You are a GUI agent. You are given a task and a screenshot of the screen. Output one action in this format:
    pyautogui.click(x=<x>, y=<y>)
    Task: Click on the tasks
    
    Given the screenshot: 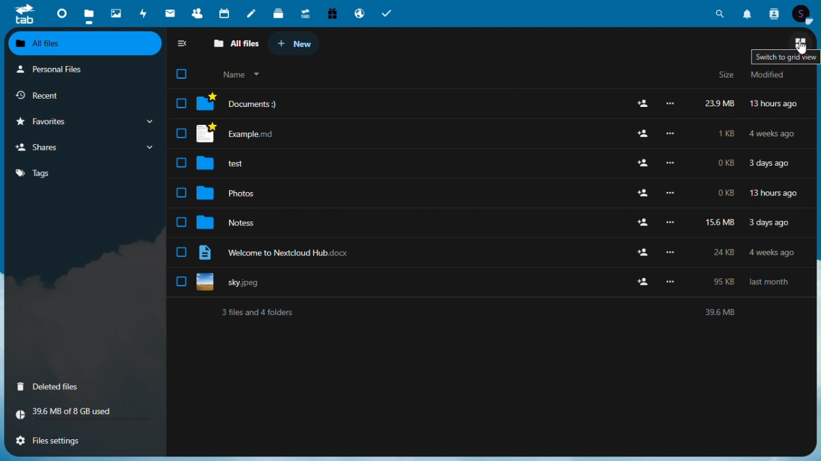 What is the action you would take?
    pyautogui.click(x=387, y=13)
    